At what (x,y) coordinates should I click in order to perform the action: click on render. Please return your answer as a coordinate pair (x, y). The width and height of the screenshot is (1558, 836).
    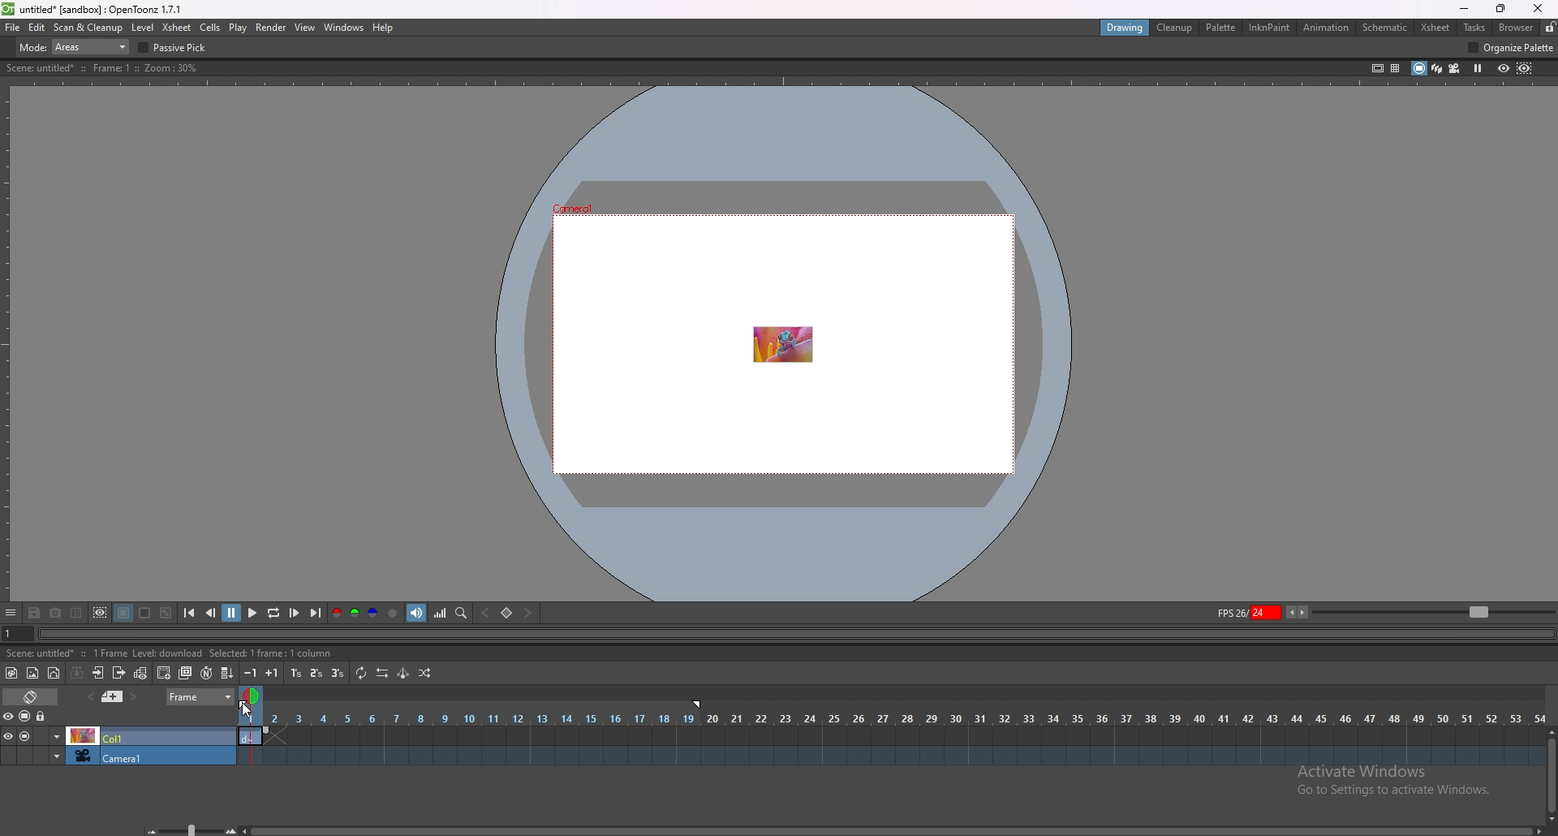
    Looking at the image, I should click on (272, 28).